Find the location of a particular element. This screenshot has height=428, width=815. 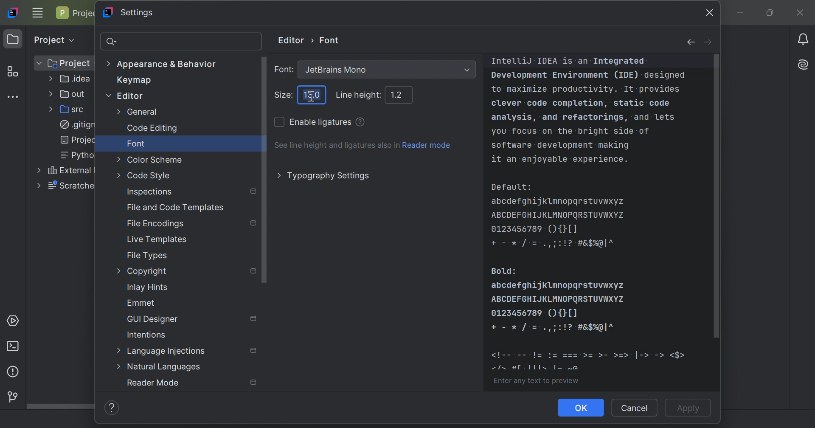

File Encodings is located at coordinates (156, 225).